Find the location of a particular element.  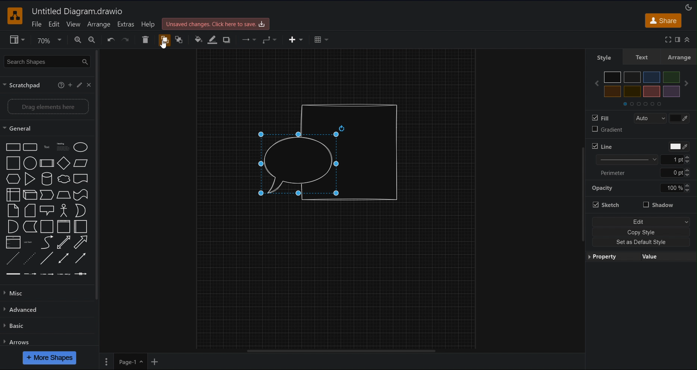

Perimeter is located at coordinates (613, 173).